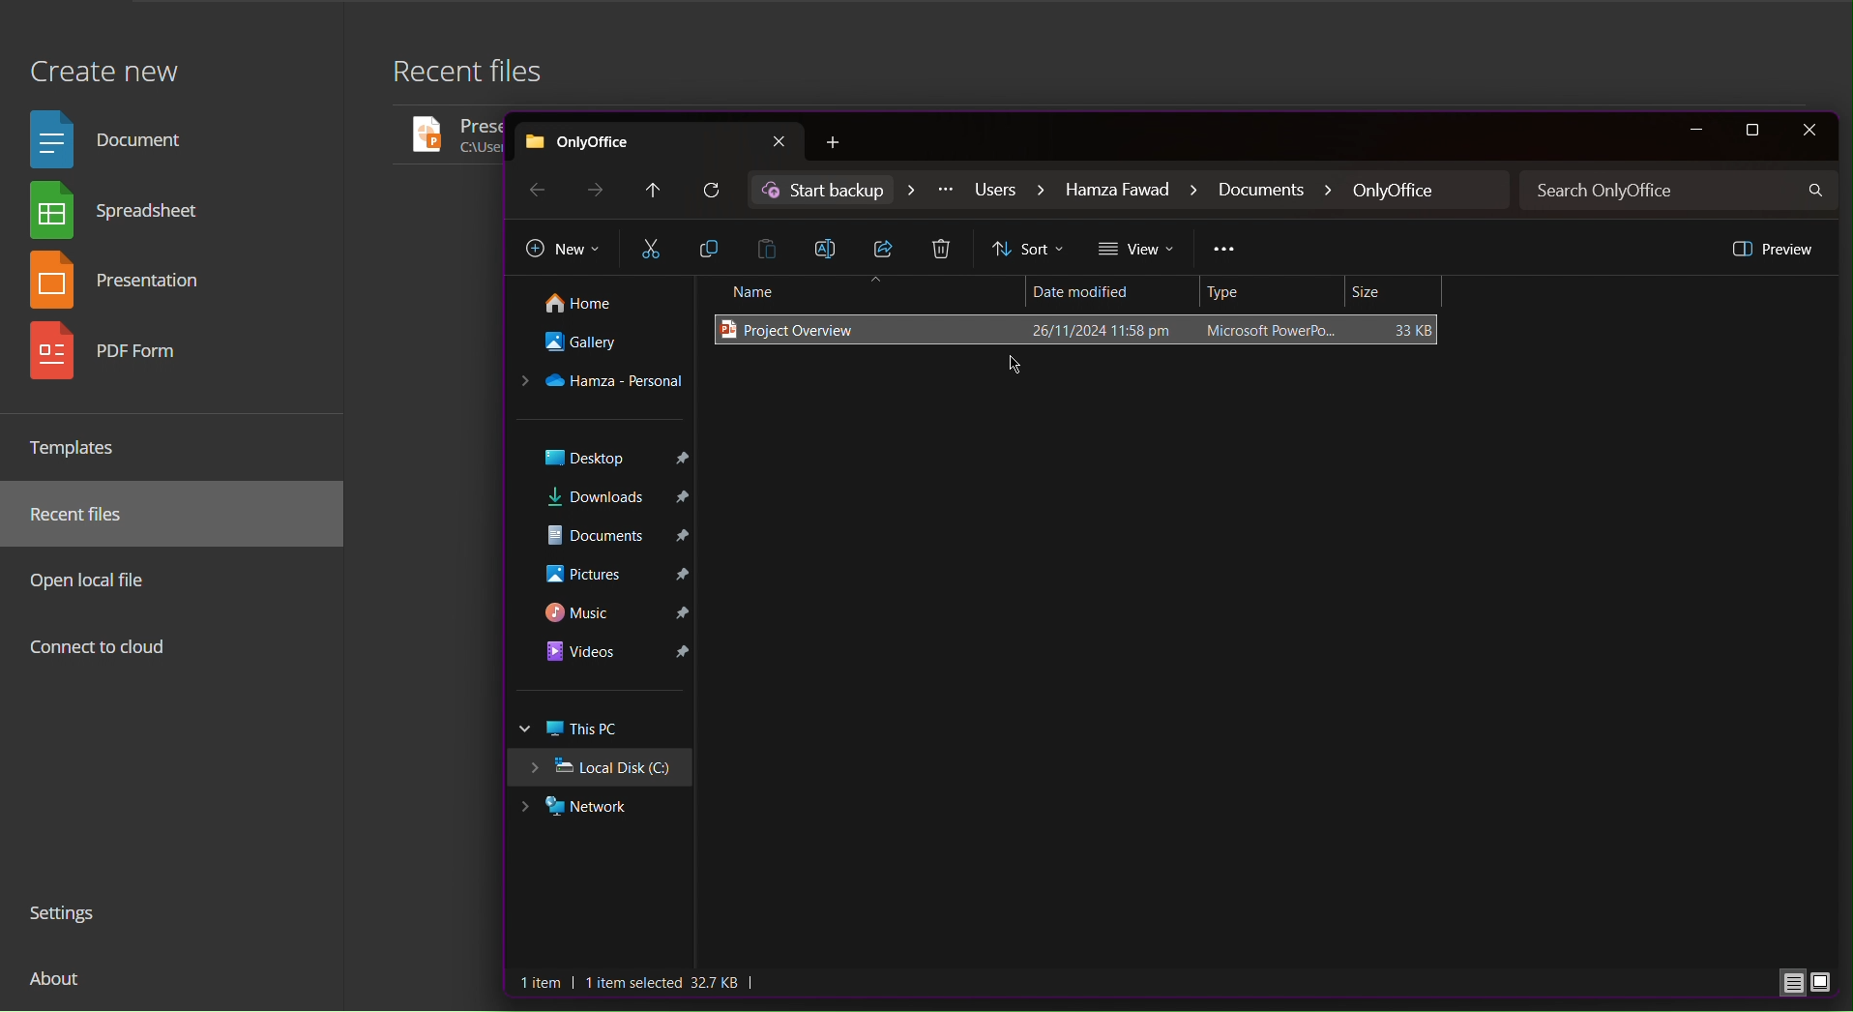 The image size is (1853, 1012). Describe the element at coordinates (81, 447) in the screenshot. I see `Templates` at that location.